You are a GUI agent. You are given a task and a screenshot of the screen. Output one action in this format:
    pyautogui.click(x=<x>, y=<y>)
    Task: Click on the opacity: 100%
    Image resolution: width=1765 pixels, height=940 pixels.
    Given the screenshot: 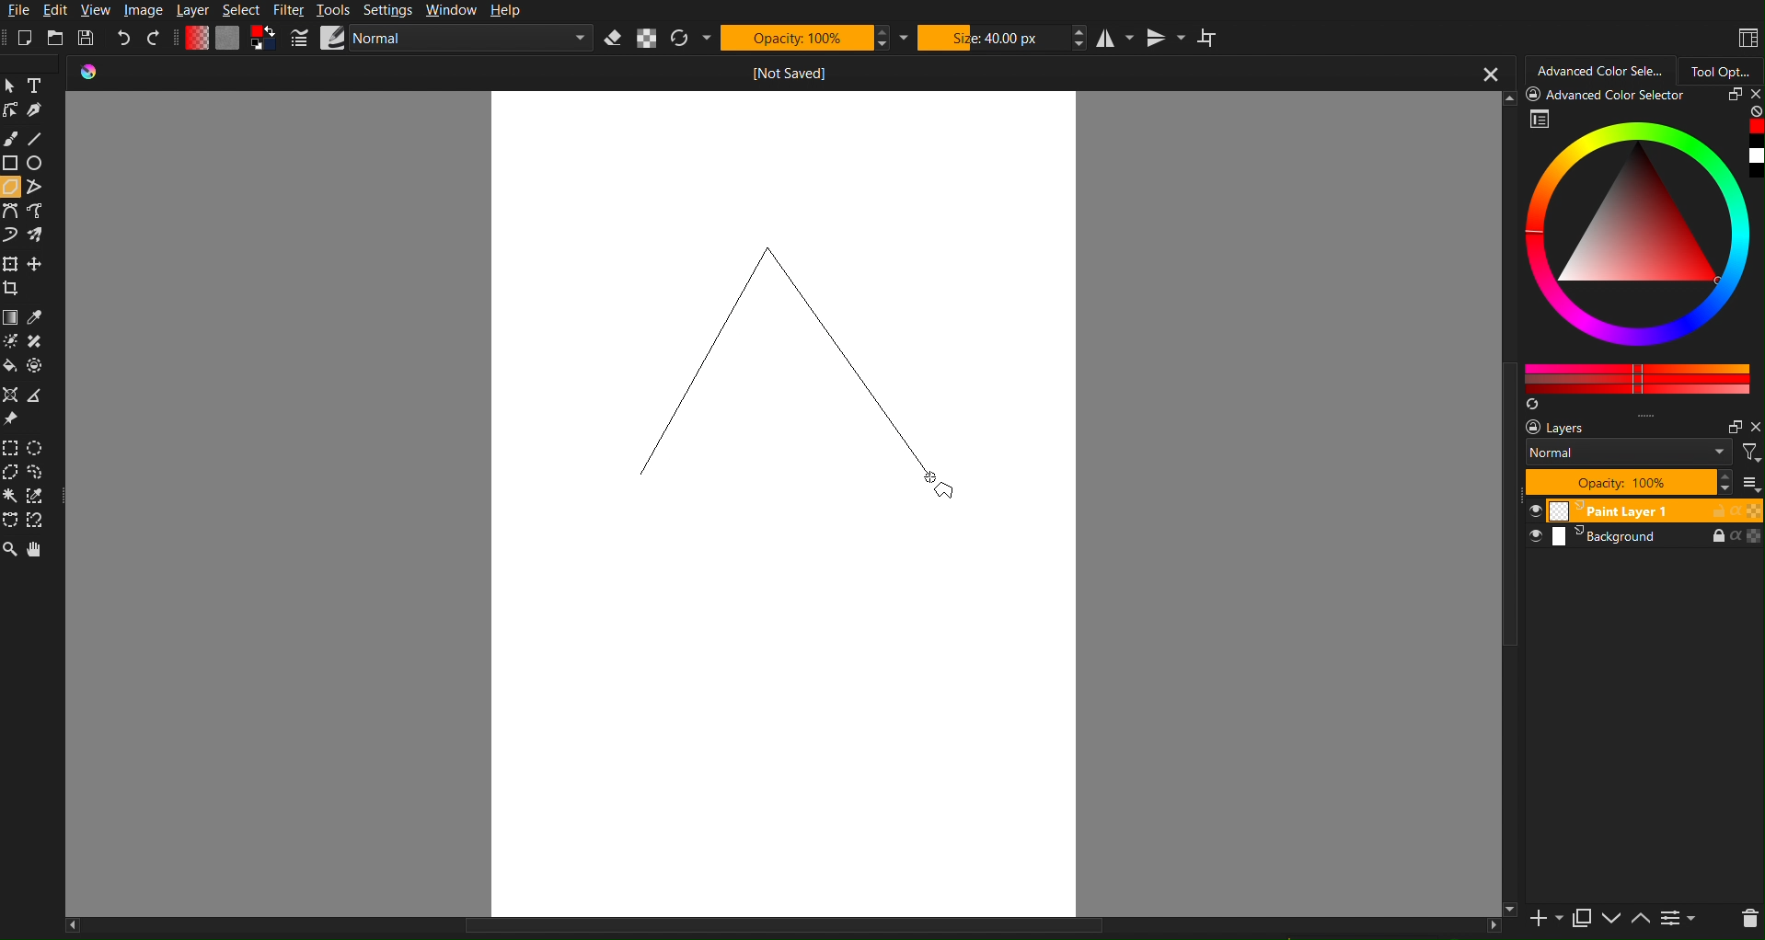 What is the action you would take?
    pyautogui.click(x=1626, y=481)
    